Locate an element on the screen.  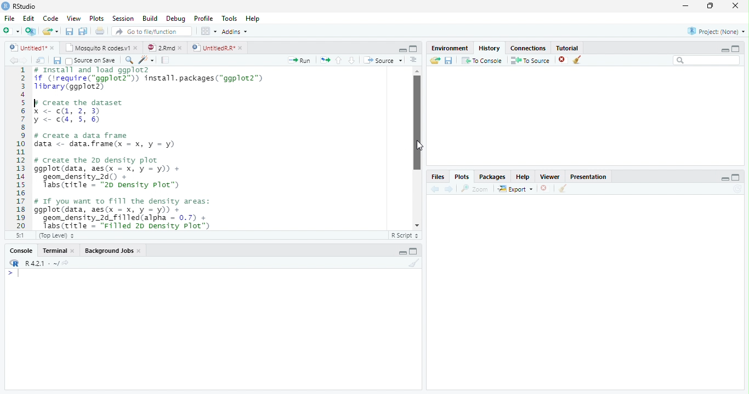
Load workspace is located at coordinates (434, 61).